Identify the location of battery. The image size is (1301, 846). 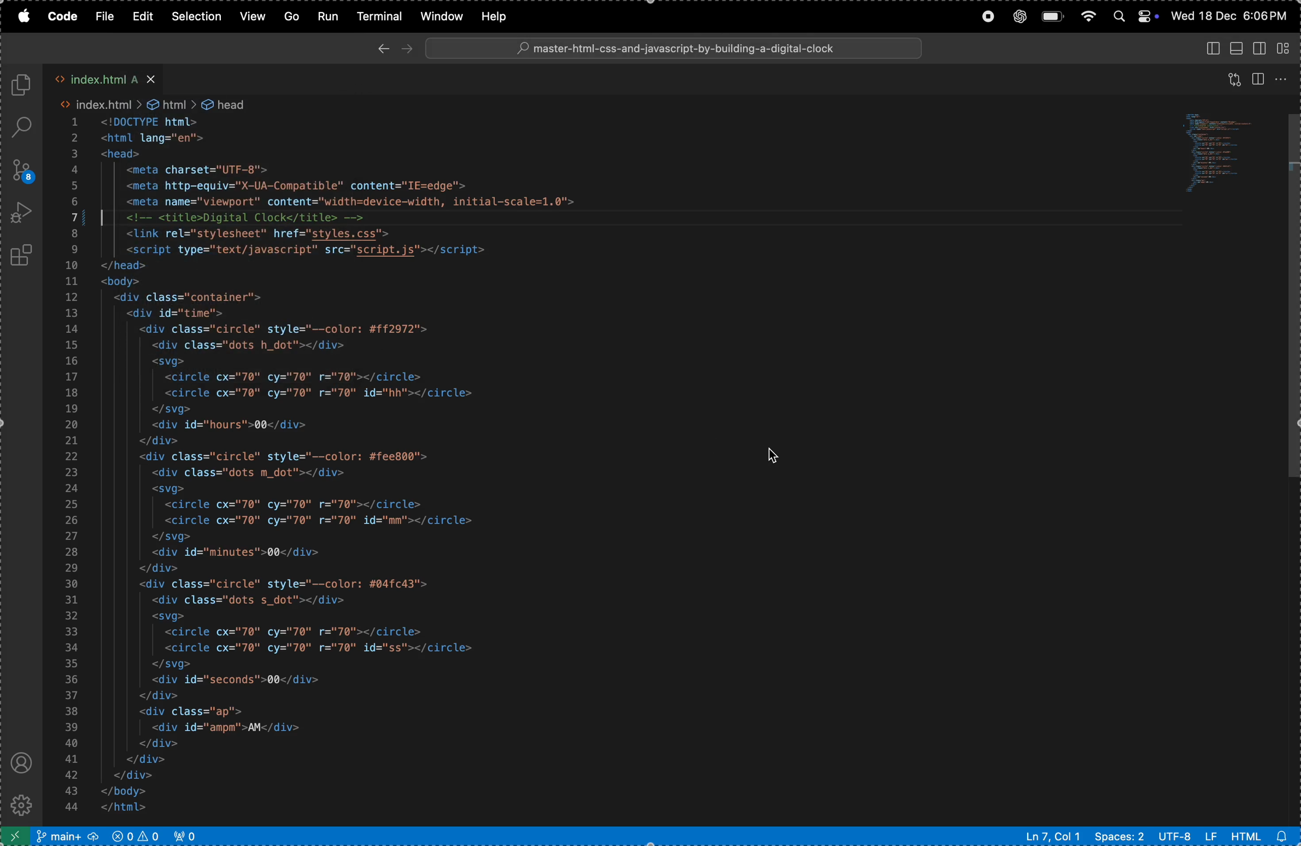
(1052, 16).